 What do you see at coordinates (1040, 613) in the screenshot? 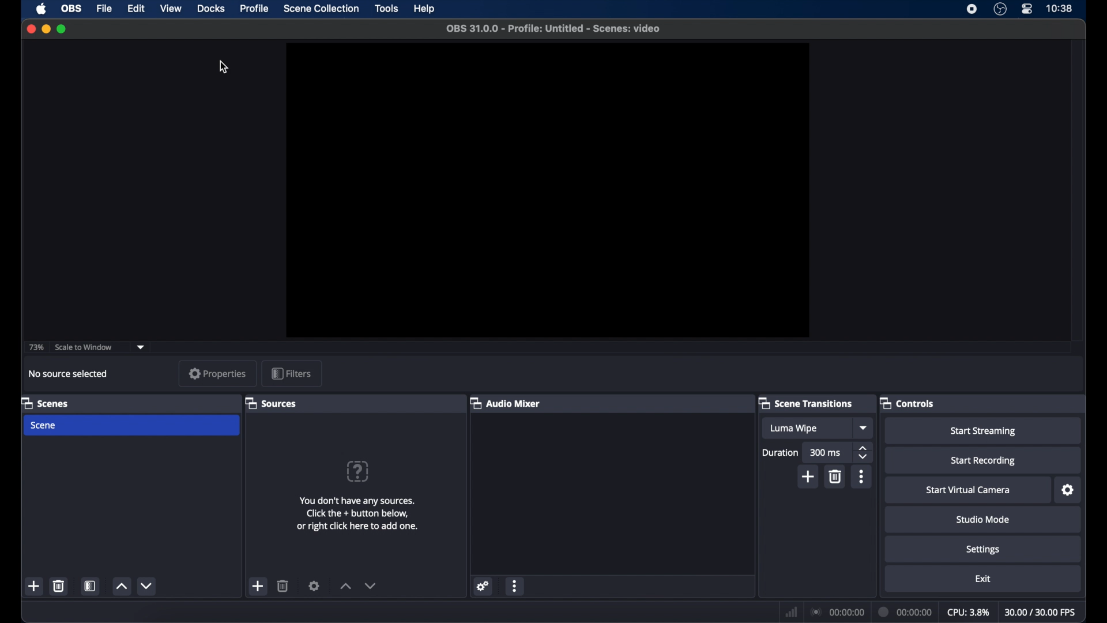
I see `30.00/30.00 fps` at bounding box center [1040, 613].